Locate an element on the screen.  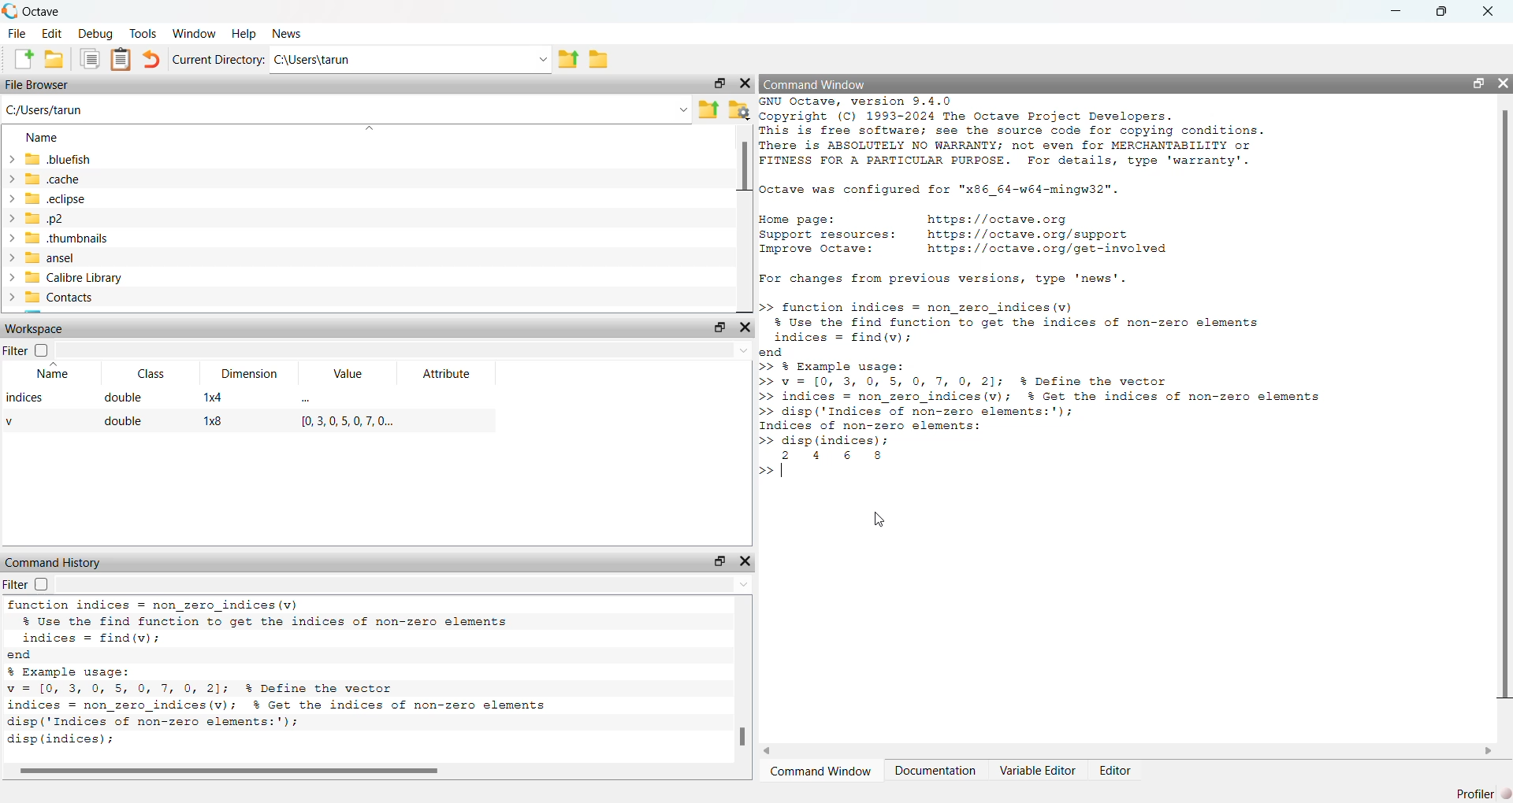
Editor is located at coordinates (1114, 772).